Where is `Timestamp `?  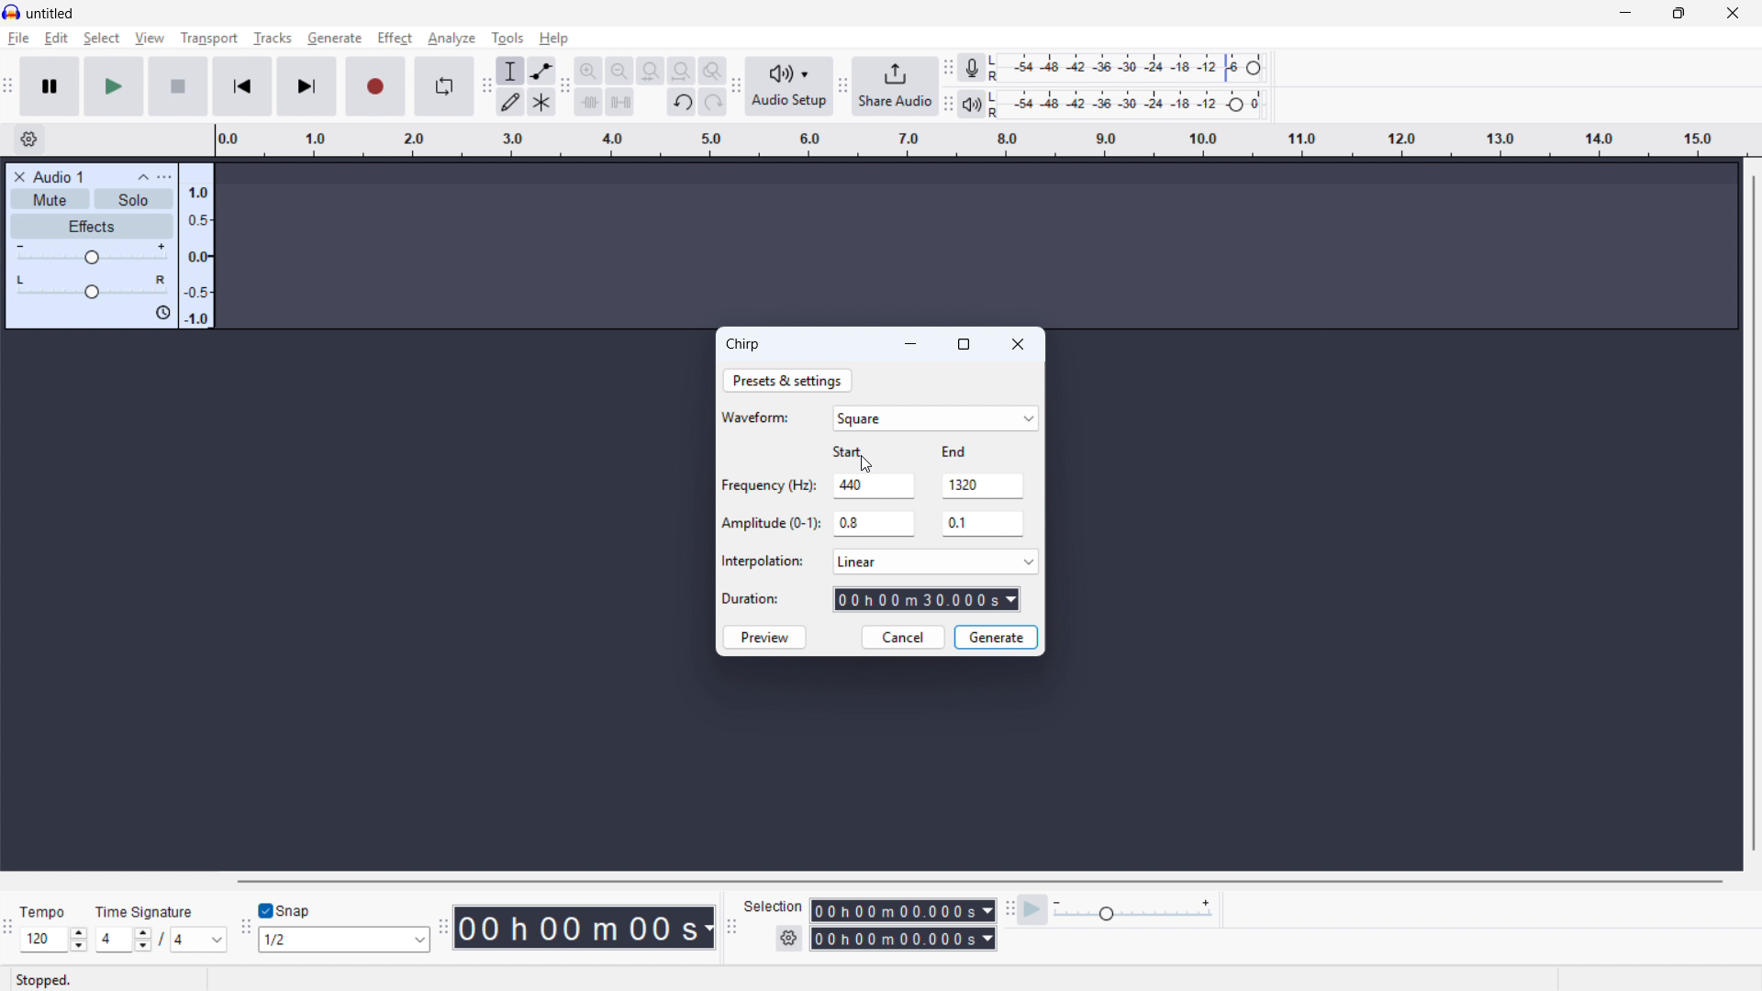 Timestamp  is located at coordinates (585, 928).